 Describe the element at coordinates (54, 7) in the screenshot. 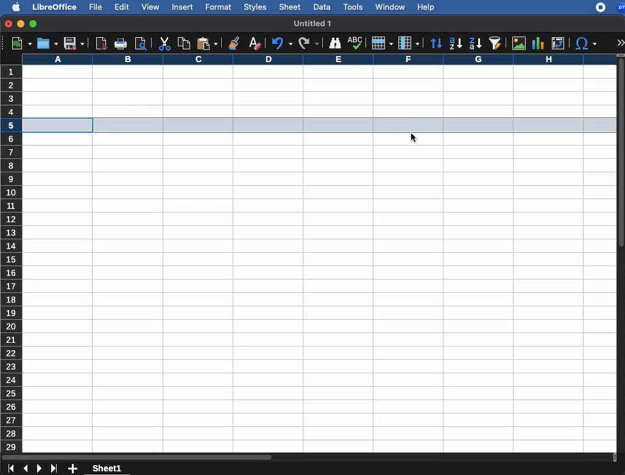

I see `libreoffice` at that location.